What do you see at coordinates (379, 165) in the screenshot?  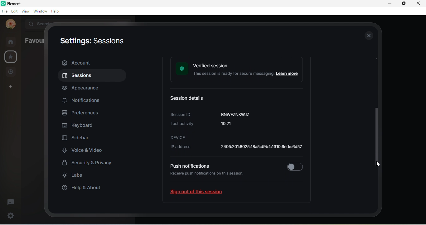 I see `cursor movement` at bounding box center [379, 165].